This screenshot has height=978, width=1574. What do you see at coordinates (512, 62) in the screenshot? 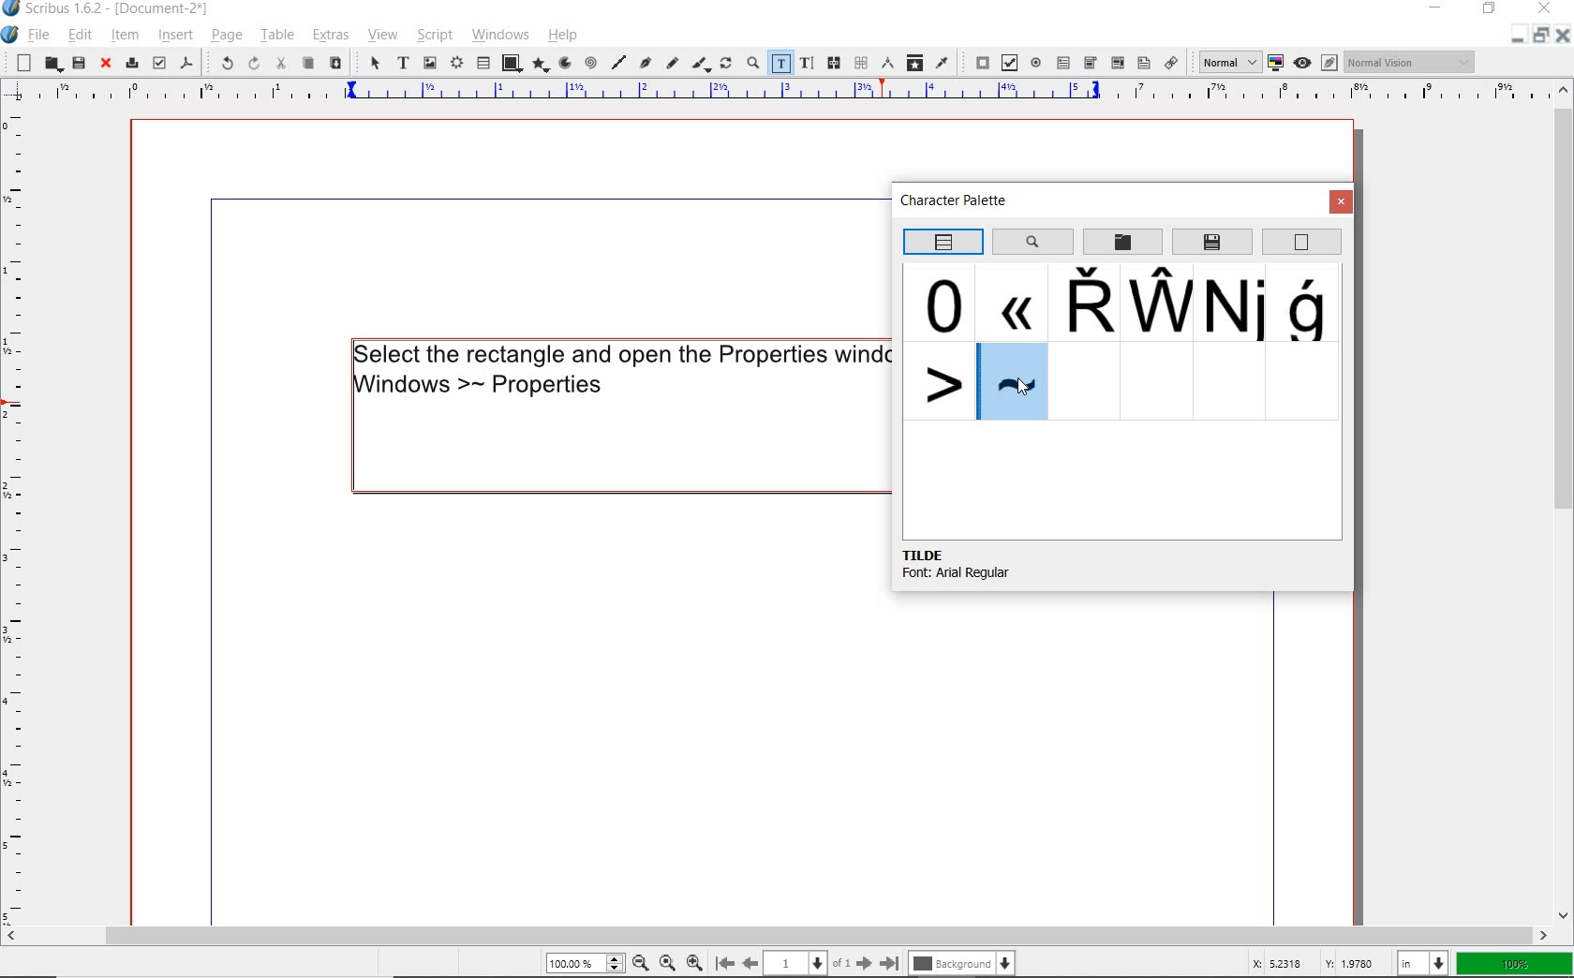
I see `shape` at bounding box center [512, 62].